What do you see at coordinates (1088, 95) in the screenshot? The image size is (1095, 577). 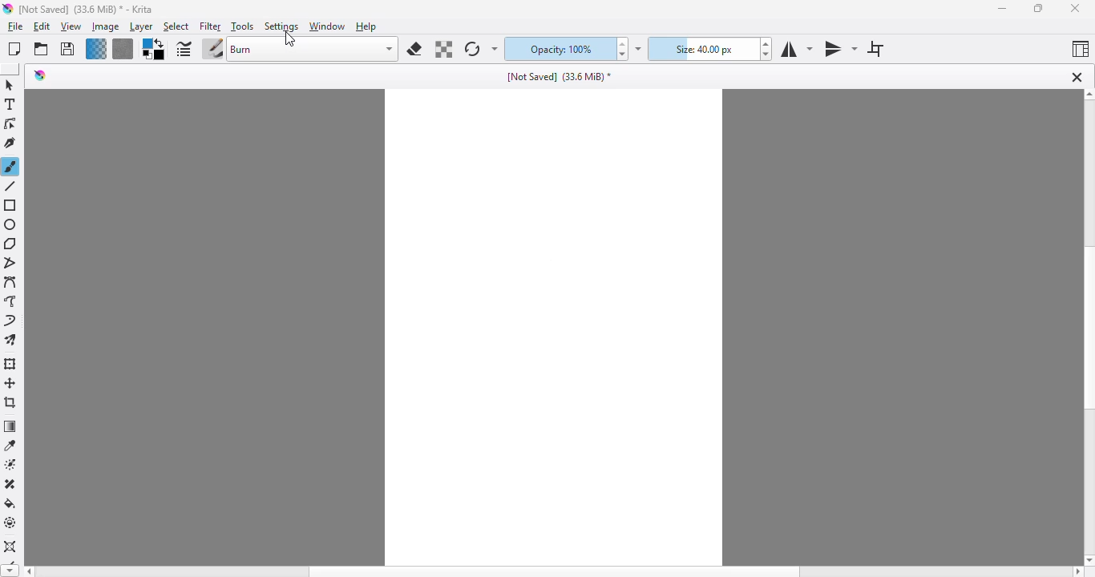 I see `scroll up` at bounding box center [1088, 95].